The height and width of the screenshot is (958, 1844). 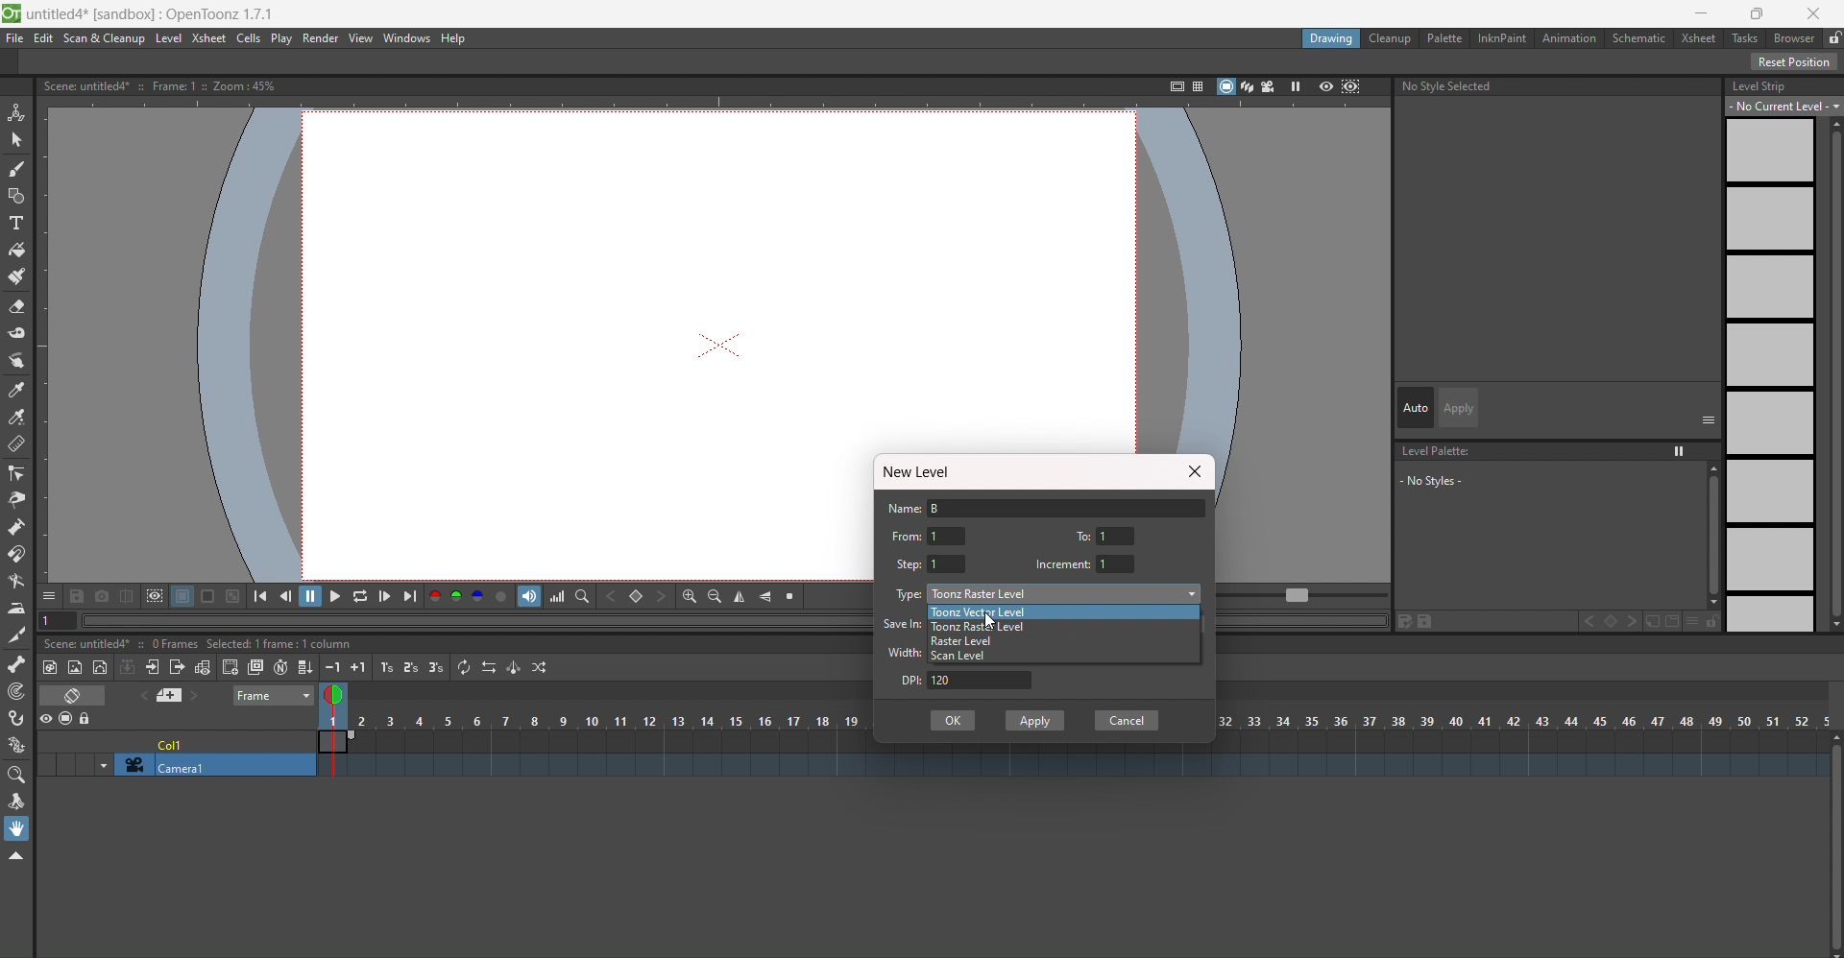 What do you see at coordinates (906, 536) in the screenshot?
I see `from` at bounding box center [906, 536].